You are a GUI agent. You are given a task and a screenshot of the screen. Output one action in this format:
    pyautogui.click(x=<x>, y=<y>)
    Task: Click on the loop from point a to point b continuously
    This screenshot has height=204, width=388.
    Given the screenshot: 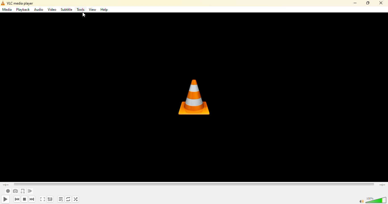 What is the action you would take?
    pyautogui.click(x=22, y=191)
    